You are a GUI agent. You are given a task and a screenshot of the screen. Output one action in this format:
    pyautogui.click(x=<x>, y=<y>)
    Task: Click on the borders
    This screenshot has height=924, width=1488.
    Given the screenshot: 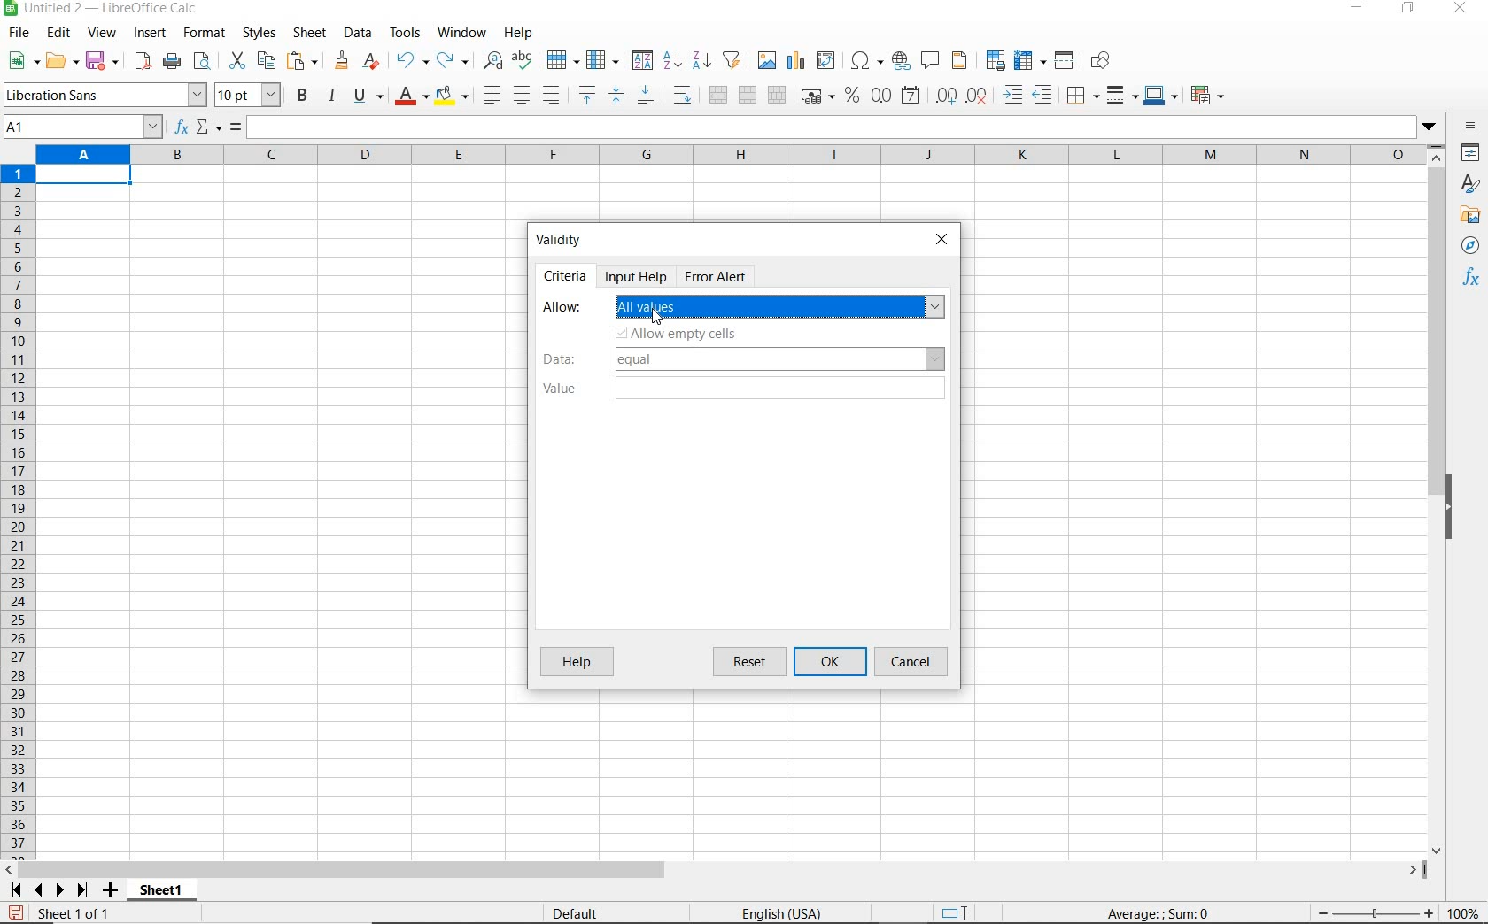 What is the action you would take?
    pyautogui.click(x=1083, y=96)
    